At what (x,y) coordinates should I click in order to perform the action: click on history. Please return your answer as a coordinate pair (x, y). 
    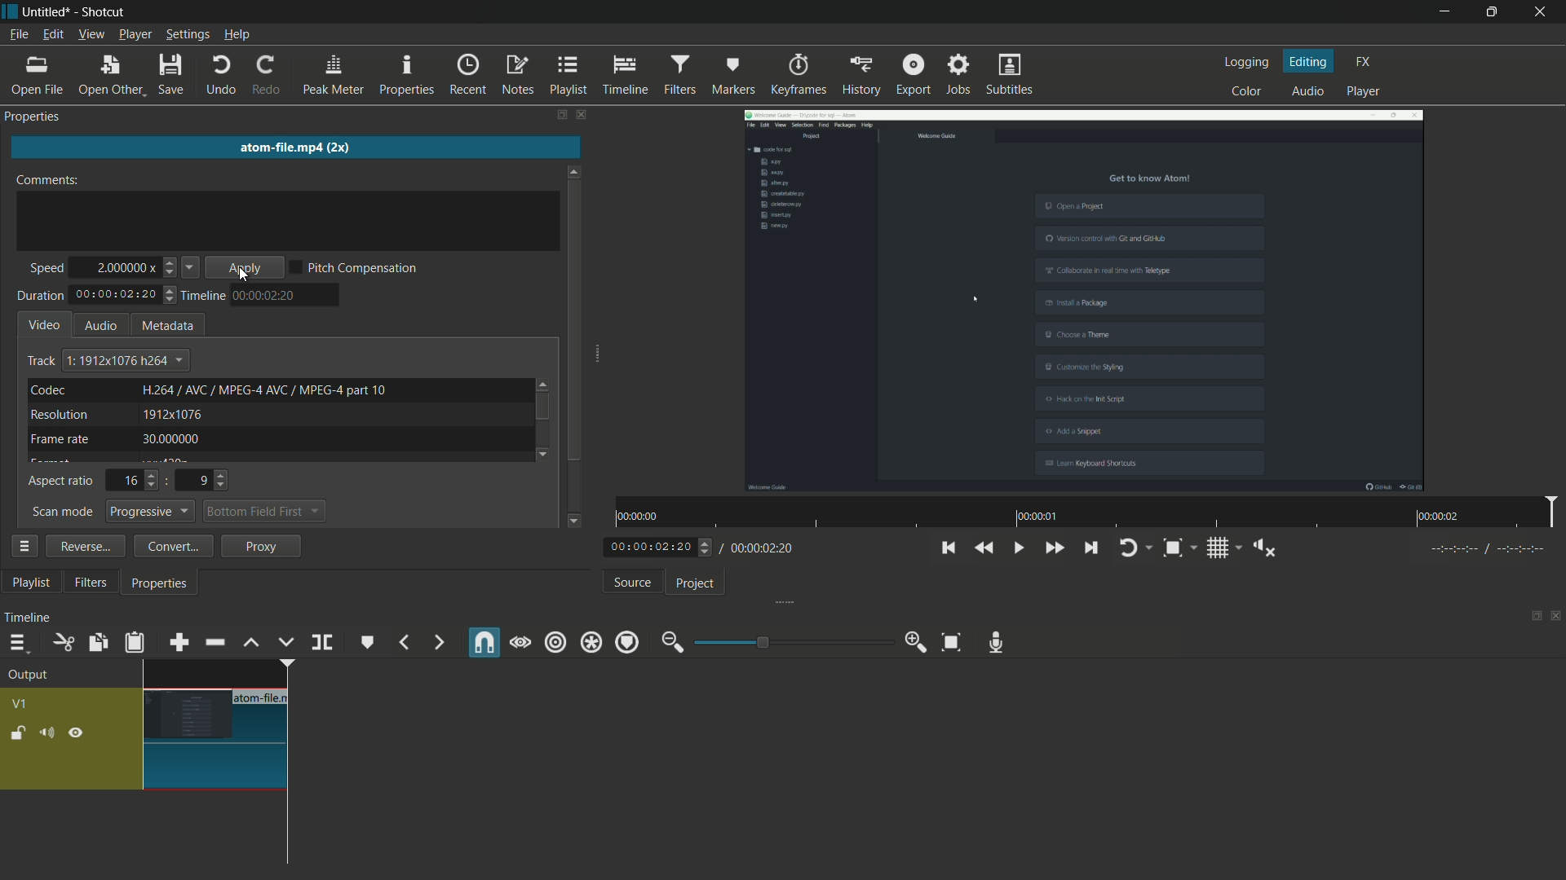
    Looking at the image, I should click on (860, 75).